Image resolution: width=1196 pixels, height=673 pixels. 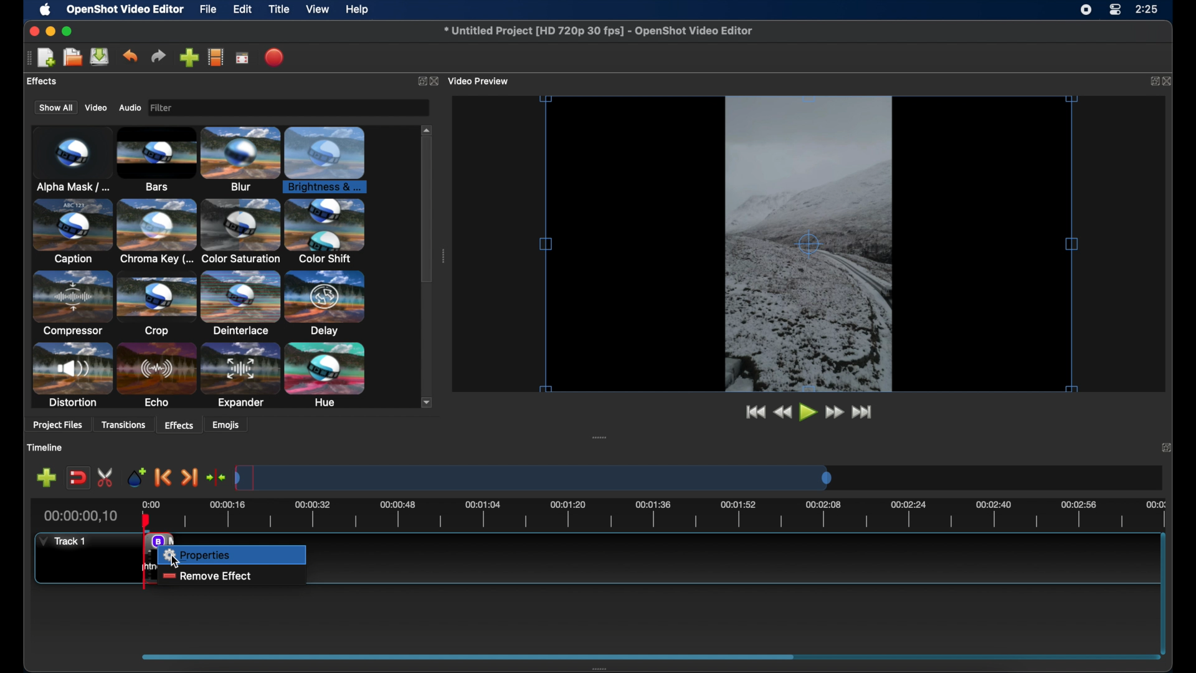 I want to click on expander, so click(x=240, y=376).